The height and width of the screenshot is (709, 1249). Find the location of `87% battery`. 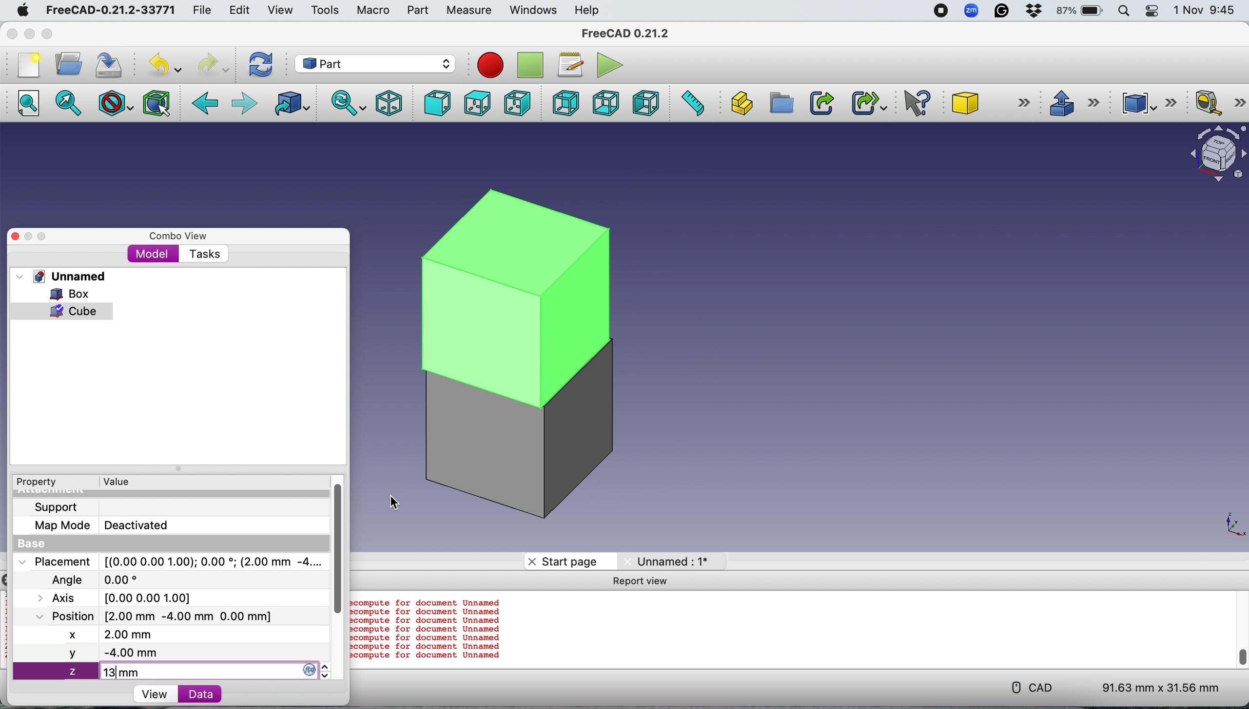

87% battery is located at coordinates (1081, 11).